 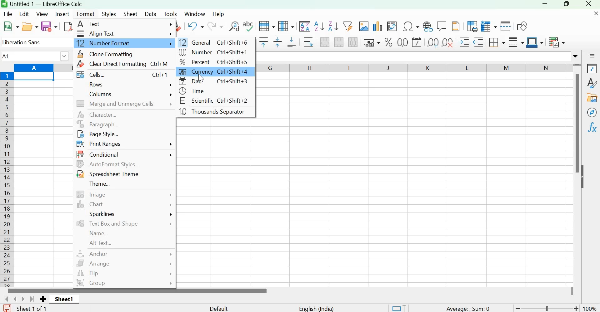 I want to click on 100%, so click(x=591, y=309).